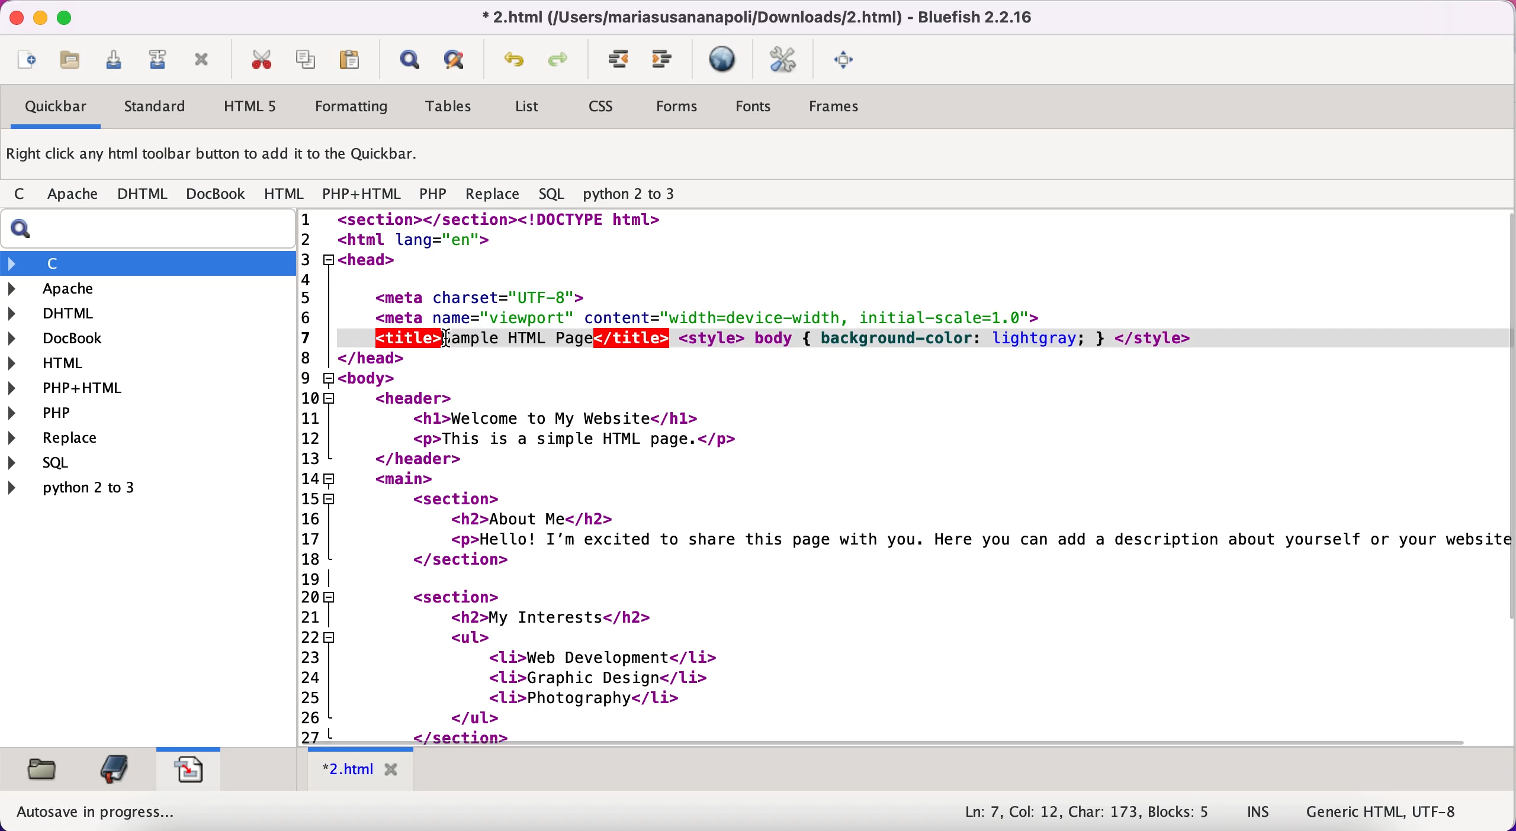 Image resolution: width=1516 pixels, height=831 pixels. Describe the element at coordinates (725, 60) in the screenshot. I see `preview in browser` at that location.